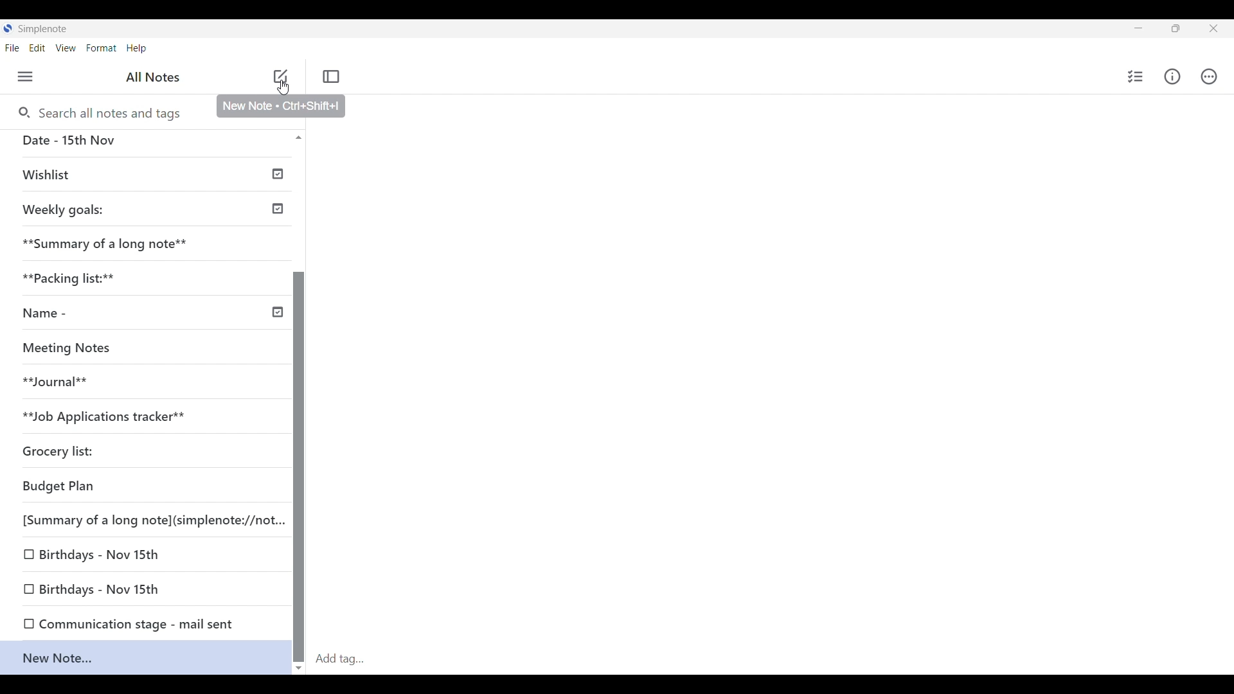 The width and height of the screenshot is (1234, 694). What do you see at coordinates (70, 140) in the screenshot?
I see `Date - 15th Nov` at bounding box center [70, 140].